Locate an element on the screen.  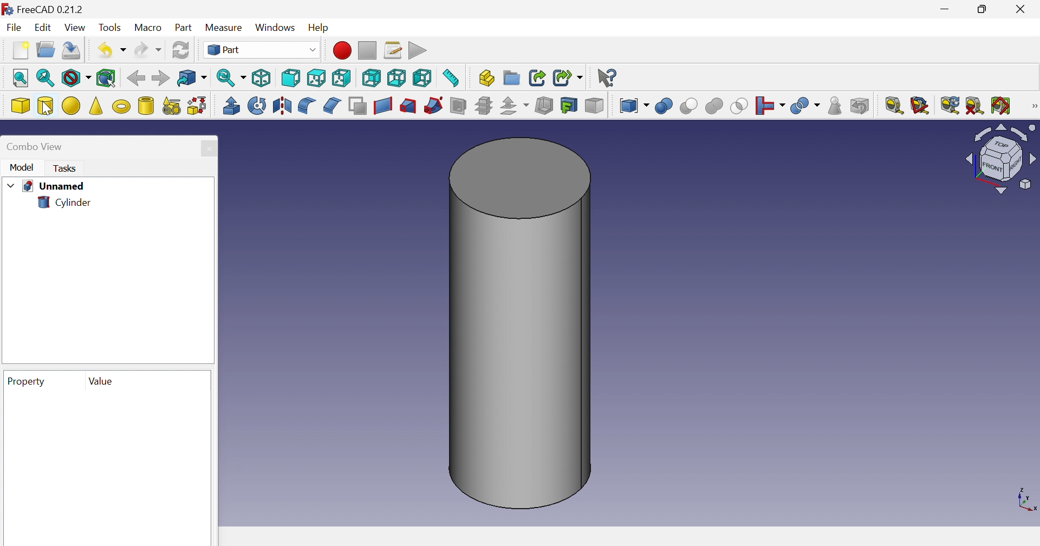
Windows is located at coordinates (276, 28).